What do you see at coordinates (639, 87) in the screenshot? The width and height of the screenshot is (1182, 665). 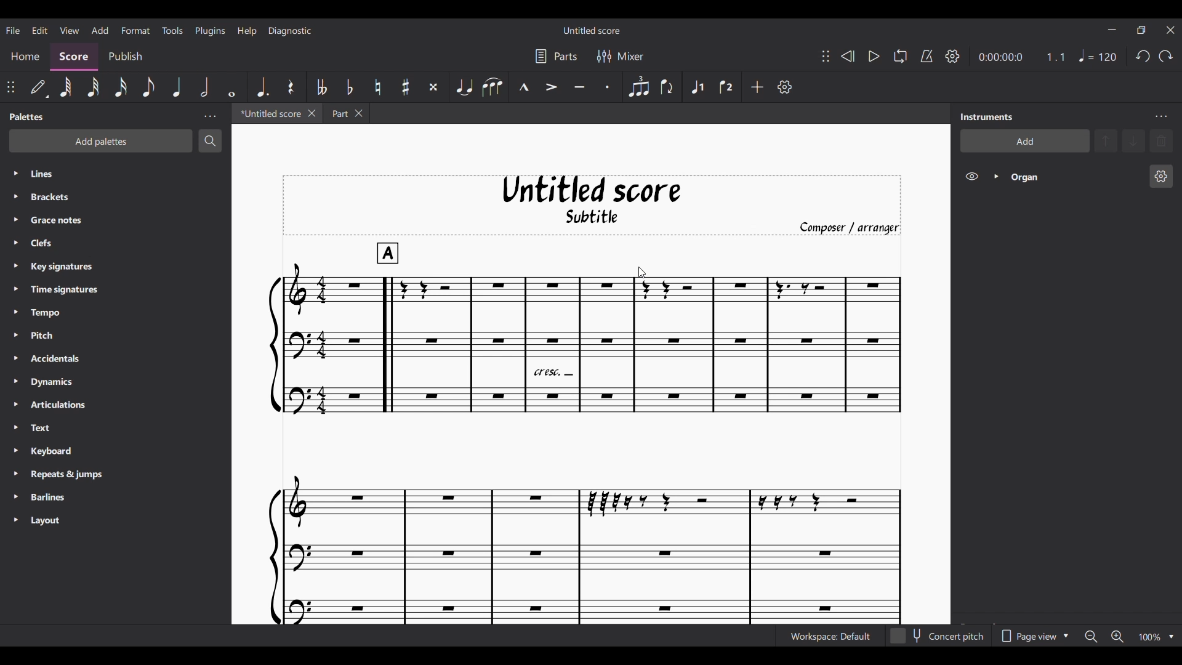 I see `Tuplet` at bounding box center [639, 87].